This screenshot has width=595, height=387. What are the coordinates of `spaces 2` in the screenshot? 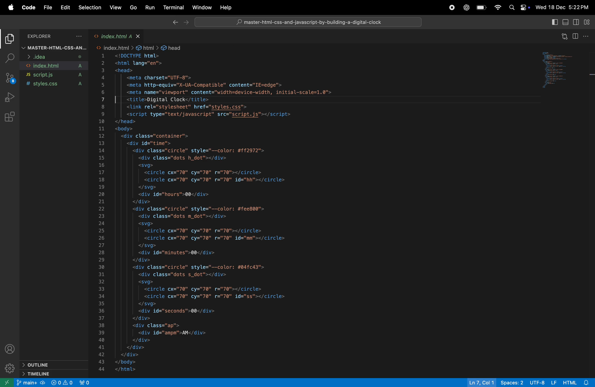 It's located at (511, 382).